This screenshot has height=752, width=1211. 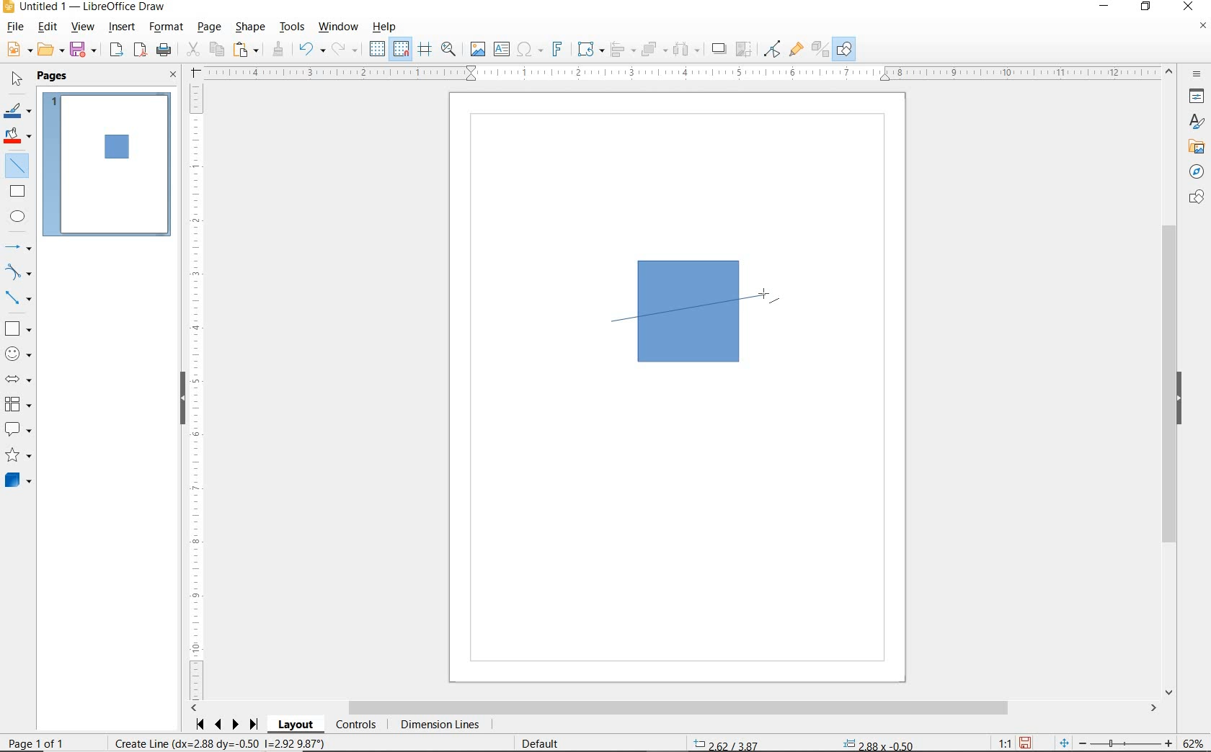 What do you see at coordinates (167, 28) in the screenshot?
I see `FORMAT` at bounding box center [167, 28].